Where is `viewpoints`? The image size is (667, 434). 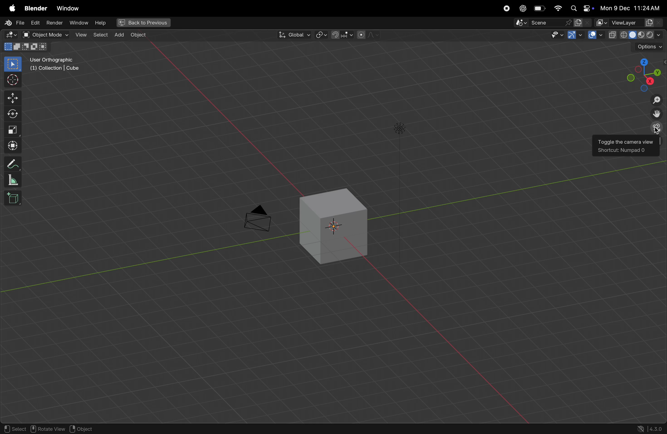
viewpoints is located at coordinates (645, 73).